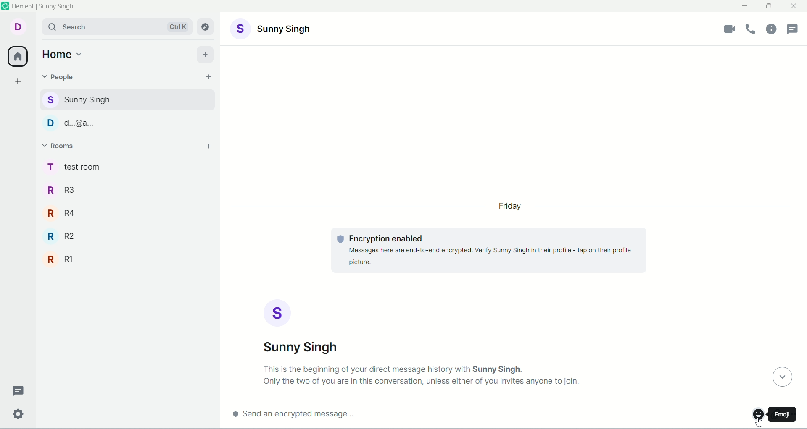 The width and height of the screenshot is (807, 429). Describe the element at coordinates (488, 251) in the screenshot. I see `test` at that location.